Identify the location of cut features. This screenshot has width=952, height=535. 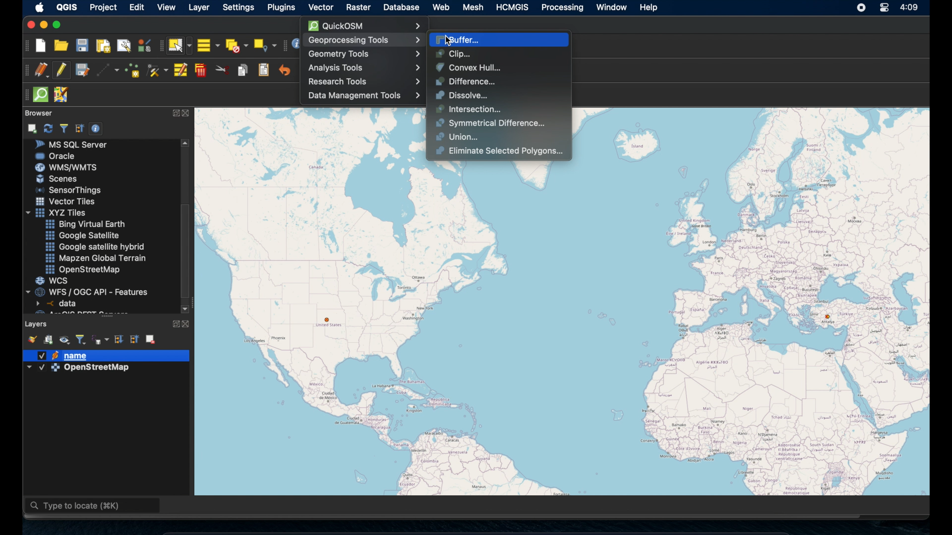
(222, 70).